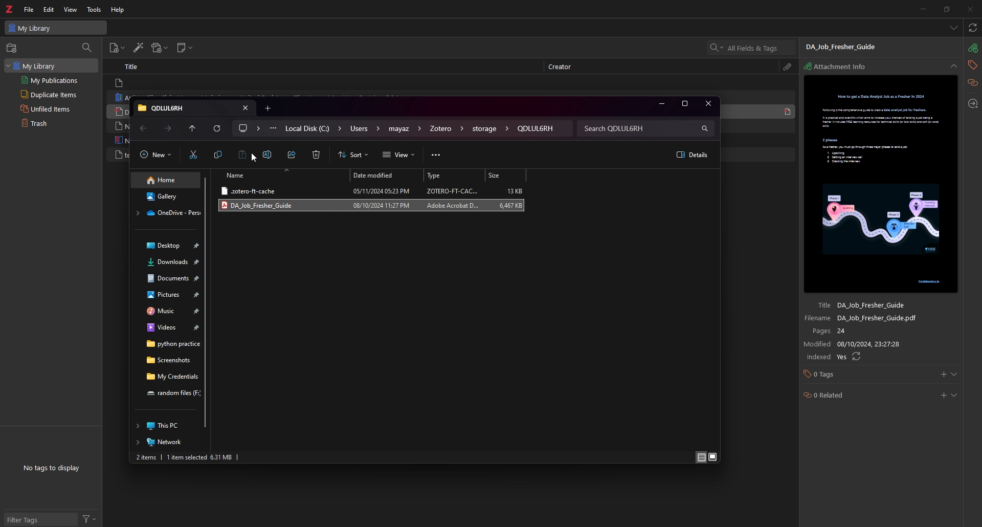 This screenshot has width=982, height=527. Describe the element at coordinates (193, 155) in the screenshot. I see `cut` at that location.